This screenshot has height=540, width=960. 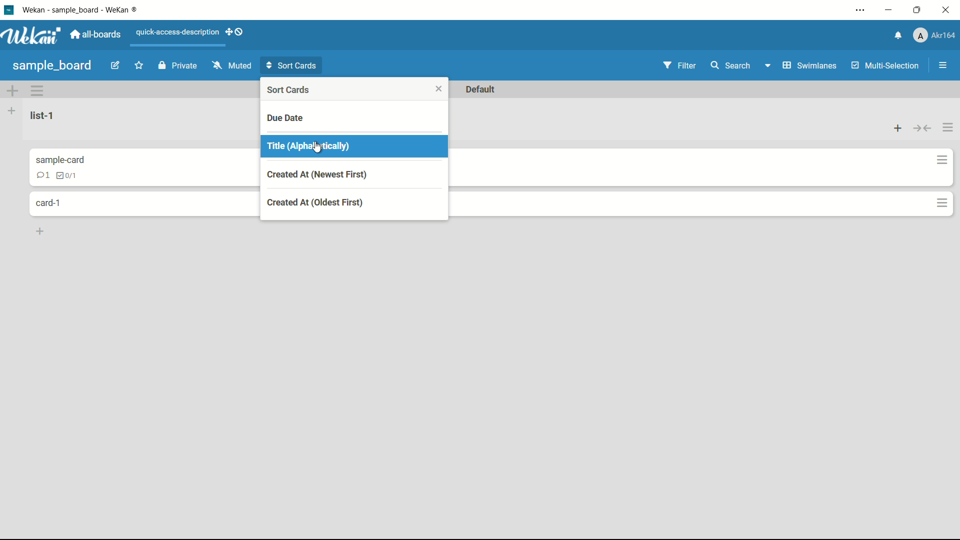 What do you see at coordinates (320, 149) in the screenshot?
I see `cursor` at bounding box center [320, 149].